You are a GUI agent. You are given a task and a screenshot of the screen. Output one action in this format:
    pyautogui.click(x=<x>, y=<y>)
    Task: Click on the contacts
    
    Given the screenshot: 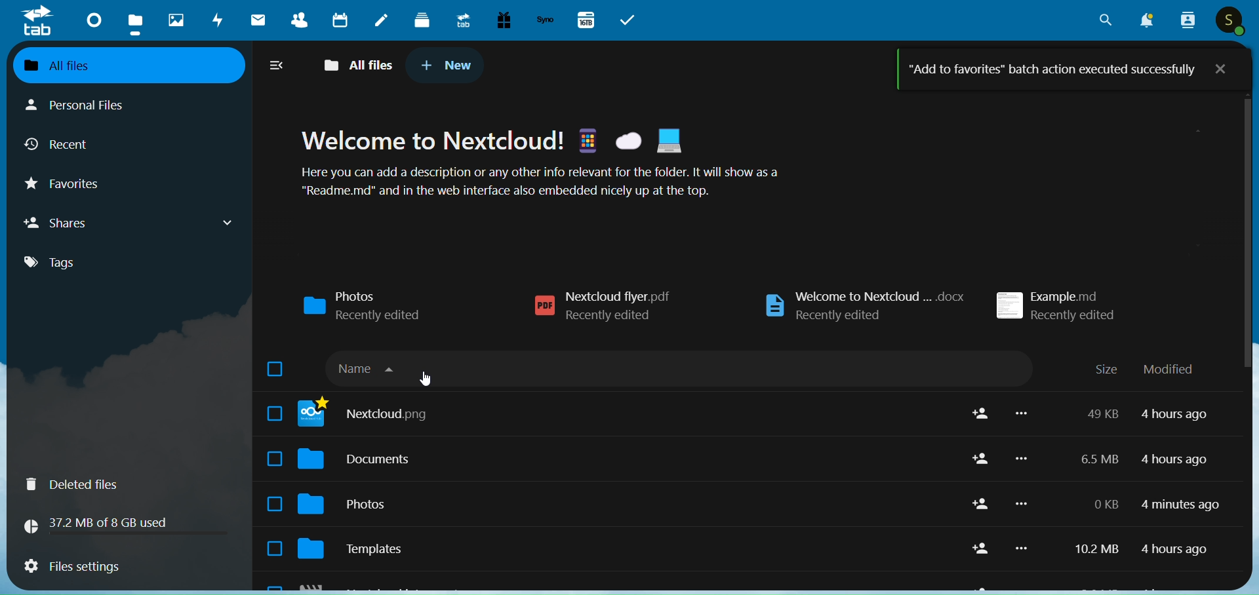 What is the action you would take?
    pyautogui.click(x=295, y=20)
    